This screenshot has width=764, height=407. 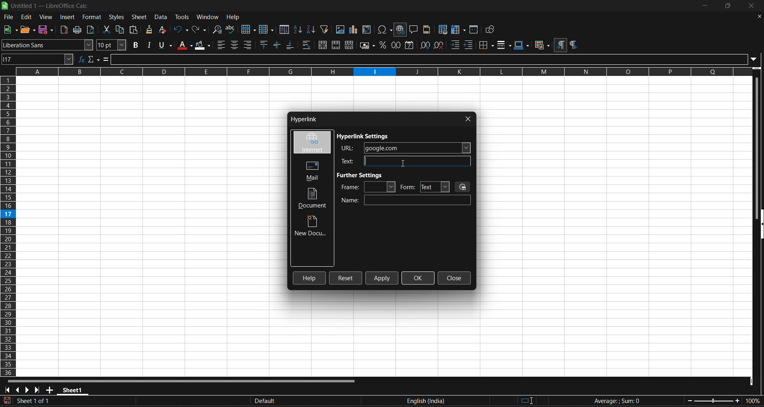 What do you see at coordinates (336, 45) in the screenshot?
I see `merge cells` at bounding box center [336, 45].